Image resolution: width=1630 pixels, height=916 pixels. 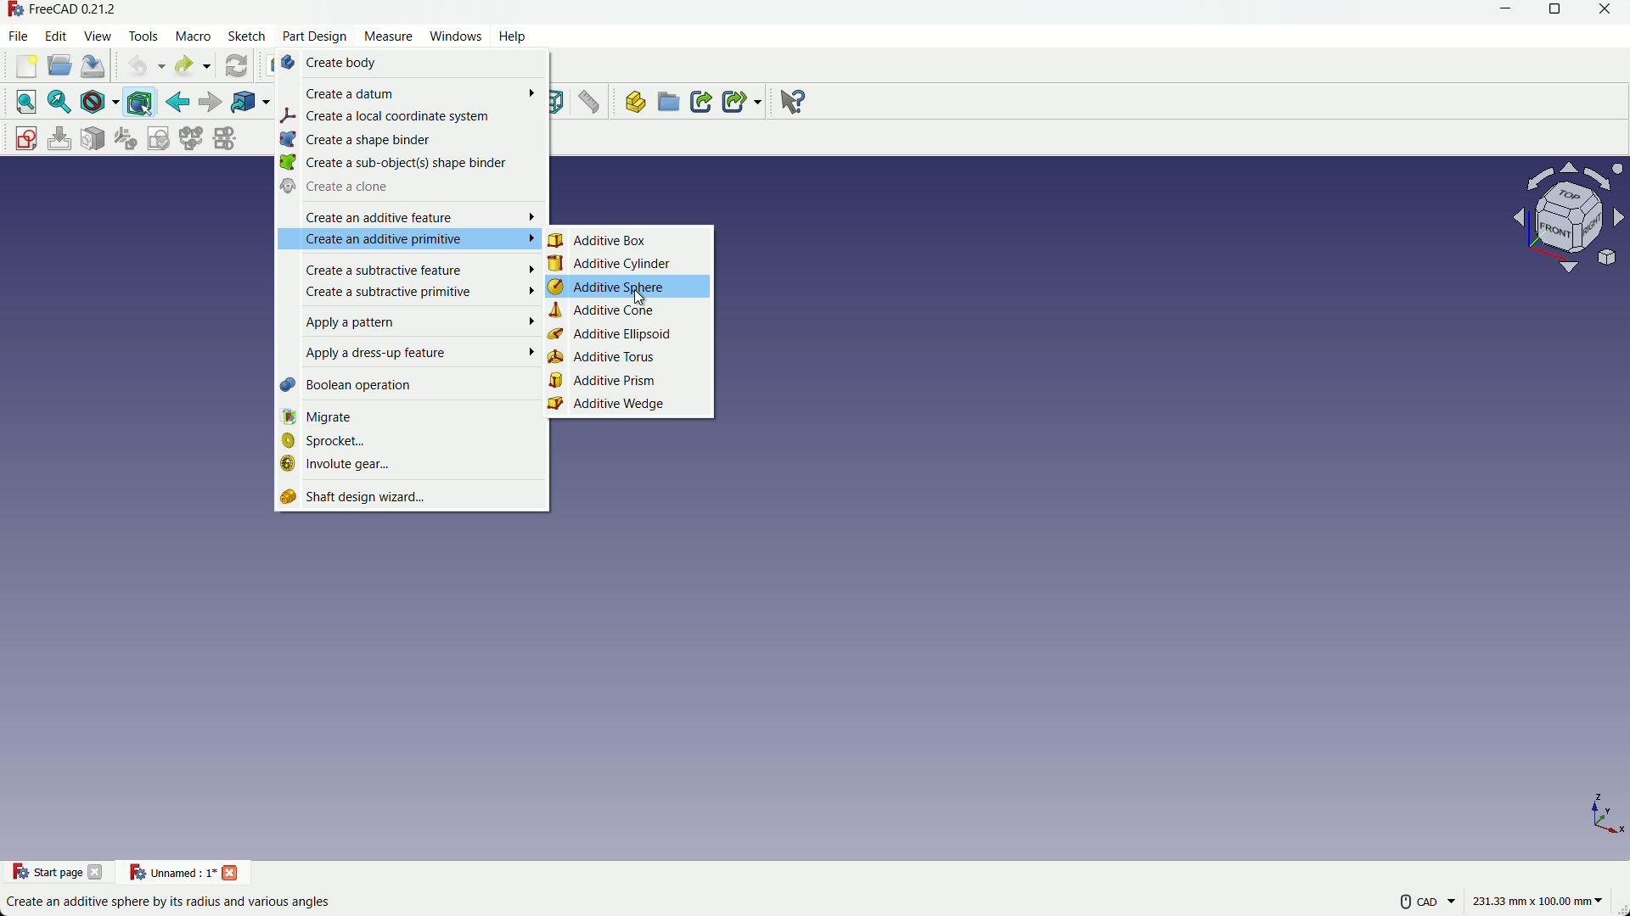 What do you see at coordinates (627, 313) in the screenshot?
I see `additive cone` at bounding box center [627, 313].